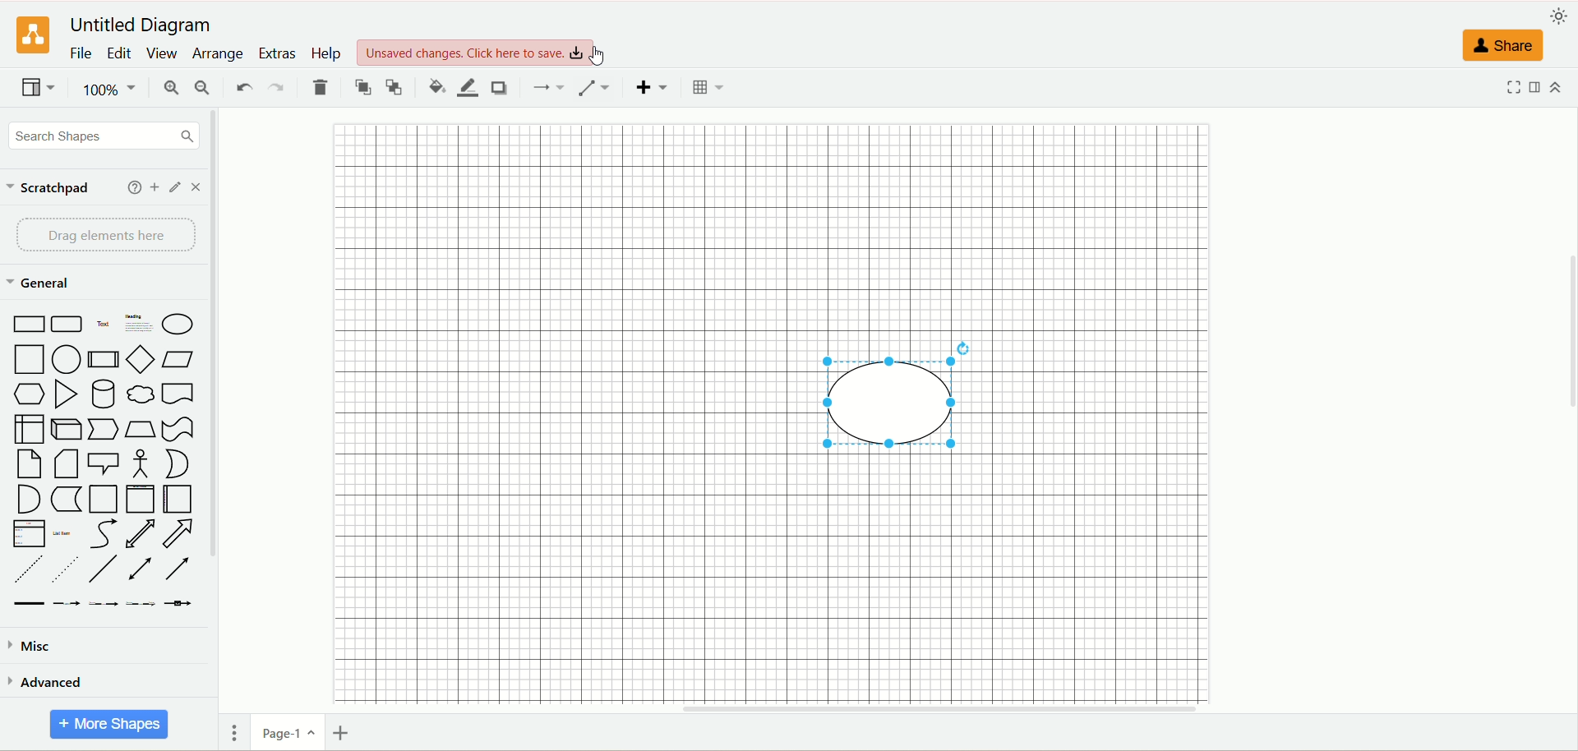 The image size is (1578, 751). I want to click on expand/collapse, so click(1559, 89).